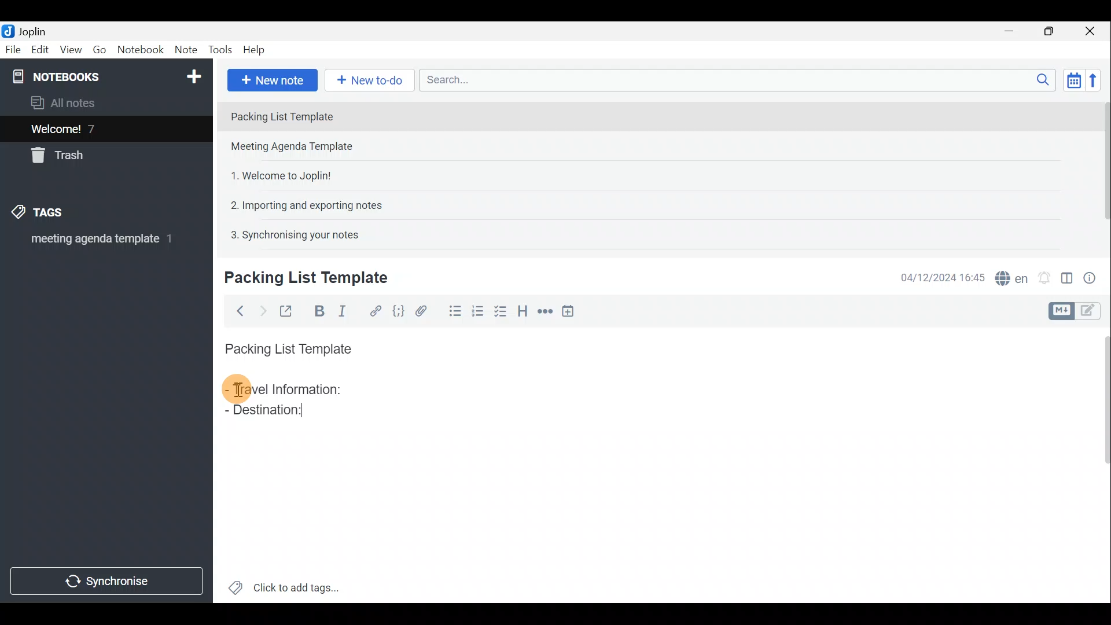  What do you see at coordinates (481, 314) in the screenshot?
I see `Numbered list` at bounding box center [481, 314].